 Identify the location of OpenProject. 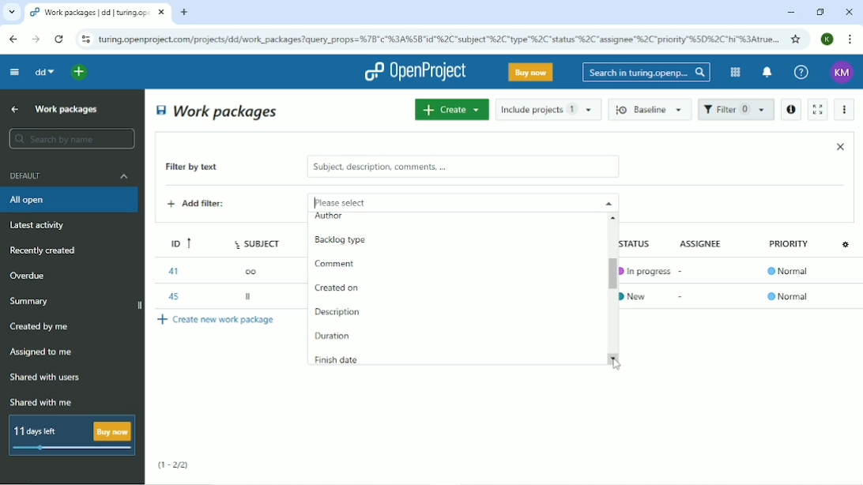
(415, 72).